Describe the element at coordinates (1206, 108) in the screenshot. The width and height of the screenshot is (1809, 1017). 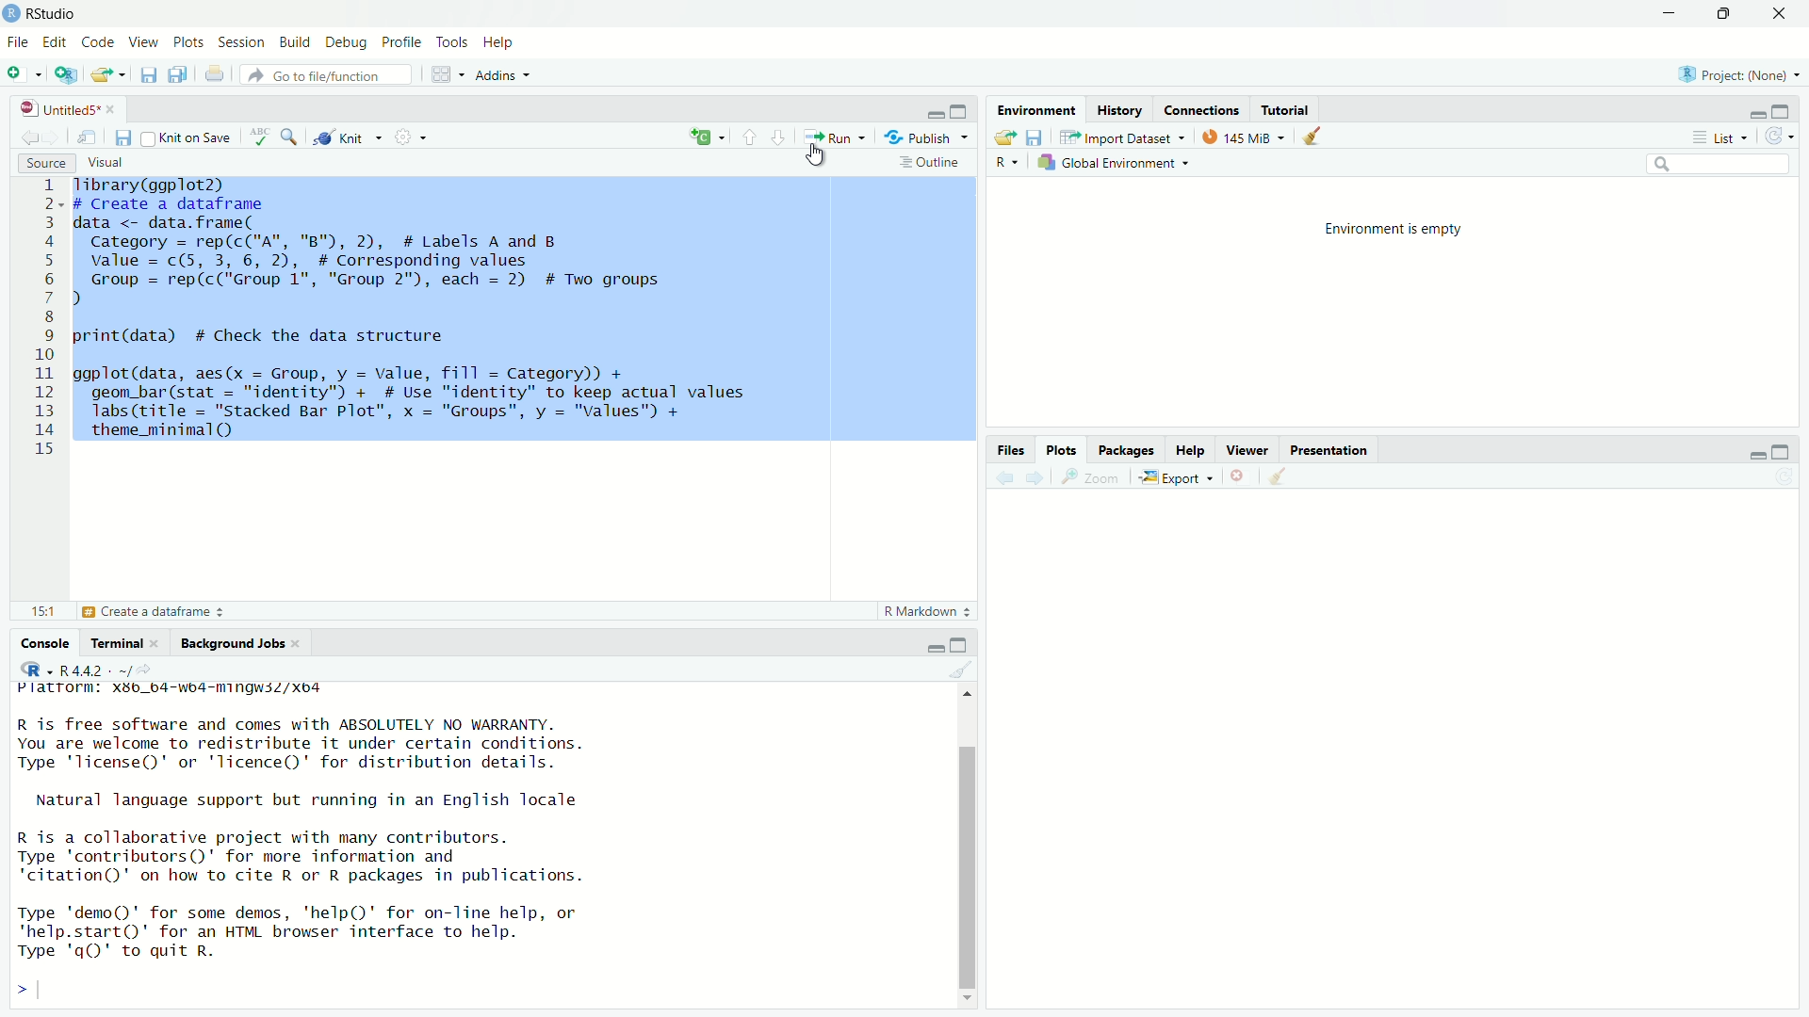
I see `Connections` at that location.